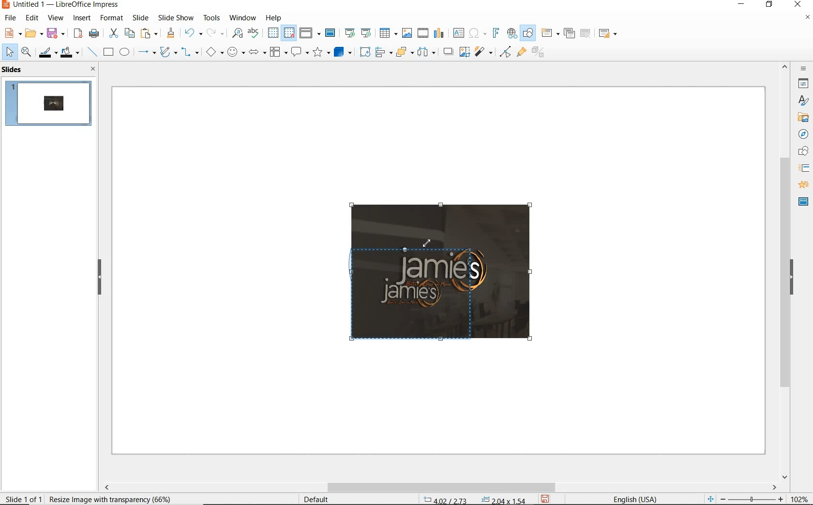  I want to click on close document, so click(807, 19).